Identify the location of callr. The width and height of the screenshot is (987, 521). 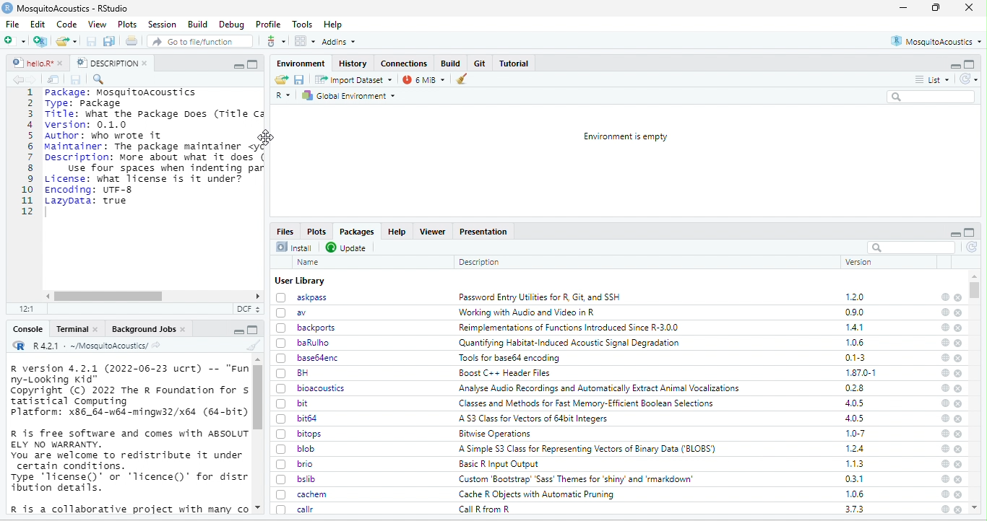
(296, 509).